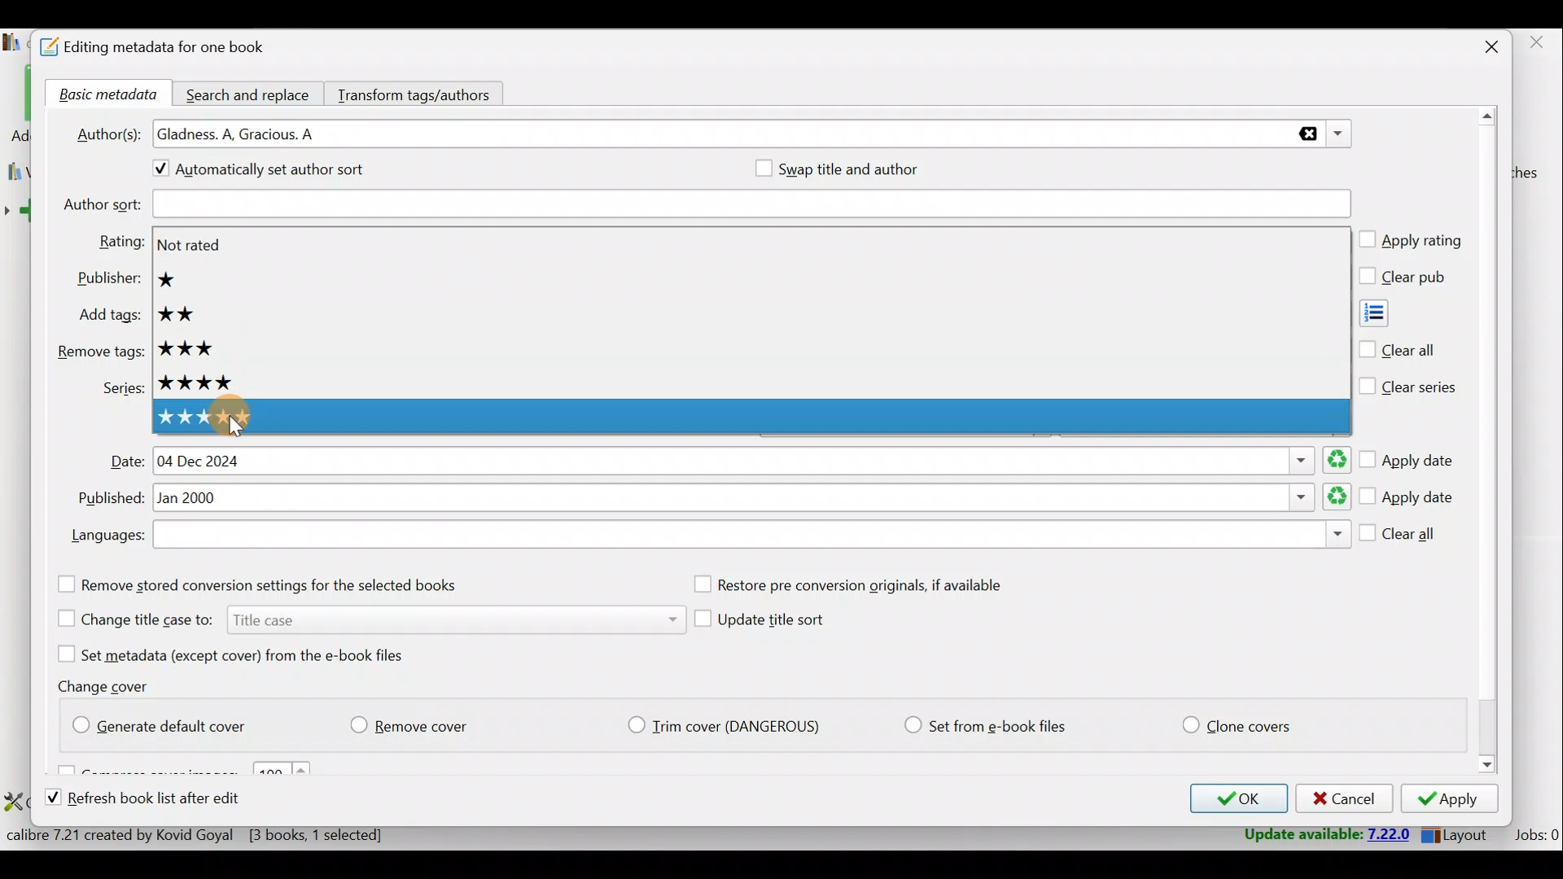 The height and width of the screenshot is (879, 1563). I want to click on Publisher:, so click(109, 278).